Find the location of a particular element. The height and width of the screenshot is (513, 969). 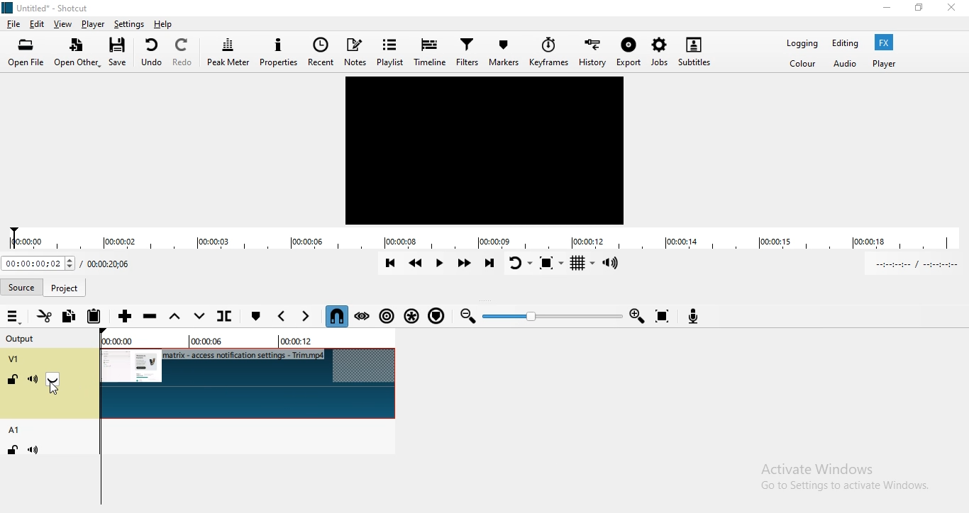

Snap is located at coordinates (337, 316).